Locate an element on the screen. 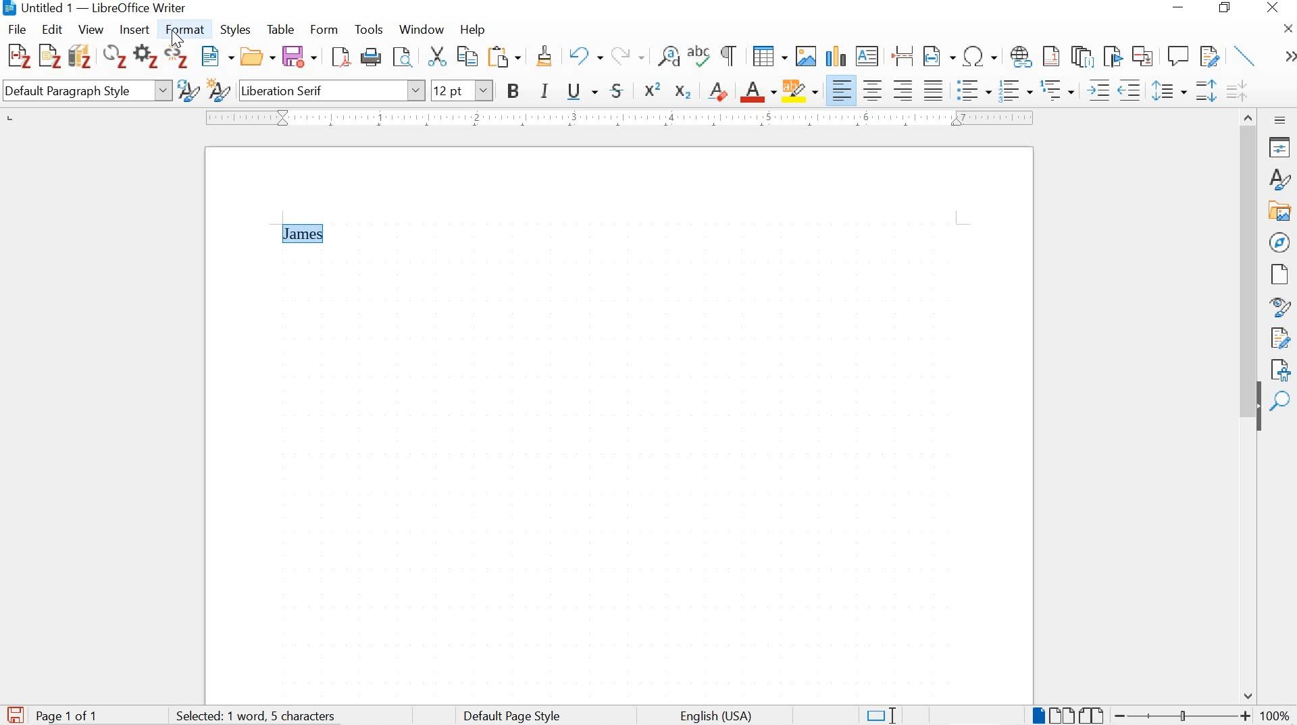  file is located at coordinates (18, 29).